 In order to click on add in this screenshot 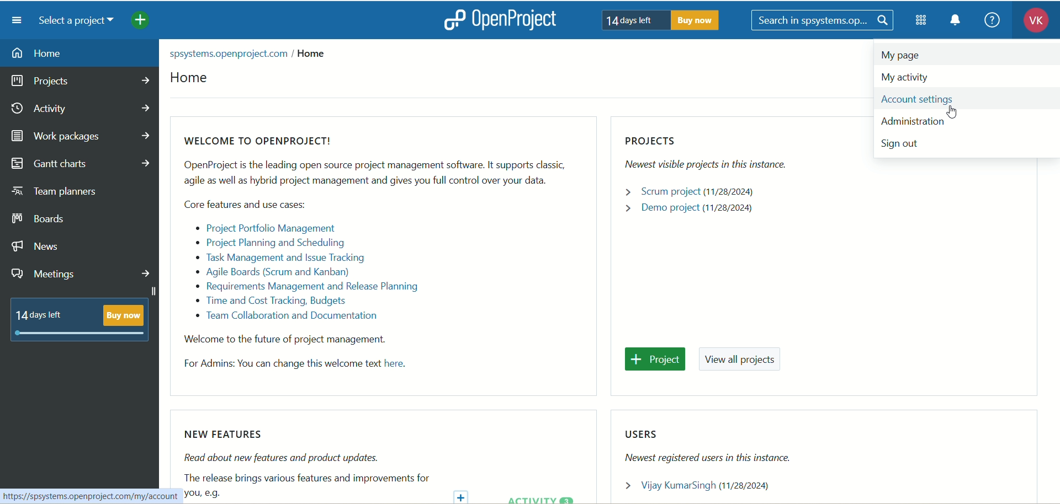, I will do `click(463, 495)`.